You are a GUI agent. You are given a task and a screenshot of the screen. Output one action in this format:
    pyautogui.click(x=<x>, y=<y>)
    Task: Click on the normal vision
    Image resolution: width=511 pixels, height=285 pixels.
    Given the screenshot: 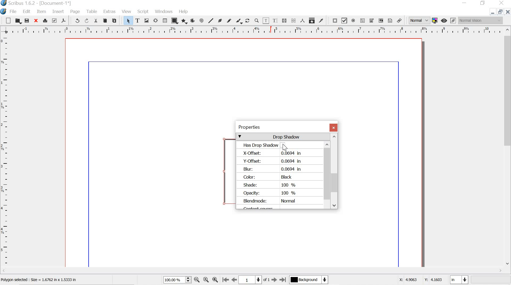 What is the action you would take?
    pyautogui.click(x=481, y=20)
    